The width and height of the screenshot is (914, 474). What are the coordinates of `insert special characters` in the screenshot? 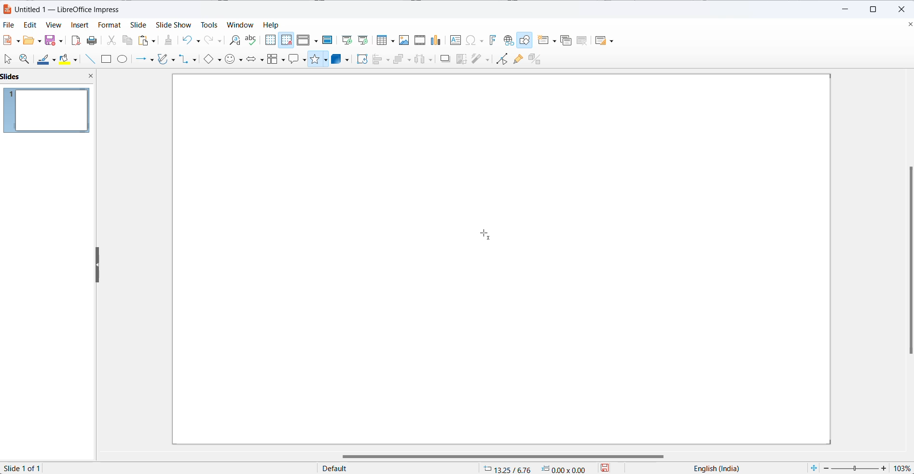 It's located at (474, 40).